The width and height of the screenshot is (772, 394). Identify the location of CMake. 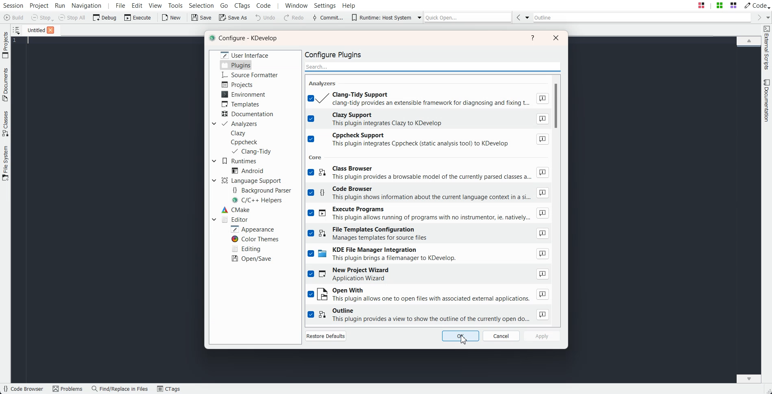
(235, 210).